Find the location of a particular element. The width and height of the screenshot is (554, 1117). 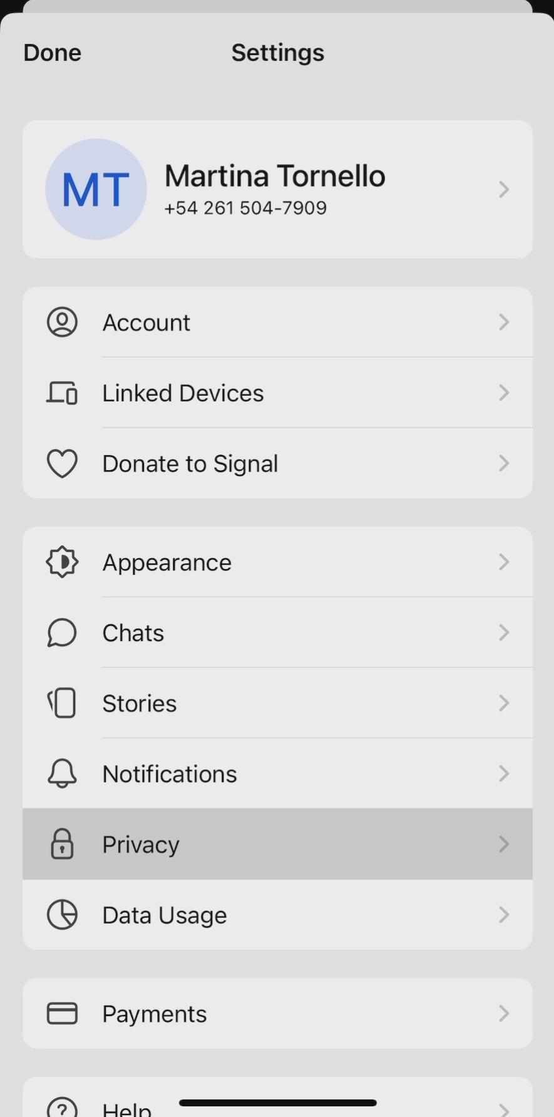

done is located at coordinates (51, 53).